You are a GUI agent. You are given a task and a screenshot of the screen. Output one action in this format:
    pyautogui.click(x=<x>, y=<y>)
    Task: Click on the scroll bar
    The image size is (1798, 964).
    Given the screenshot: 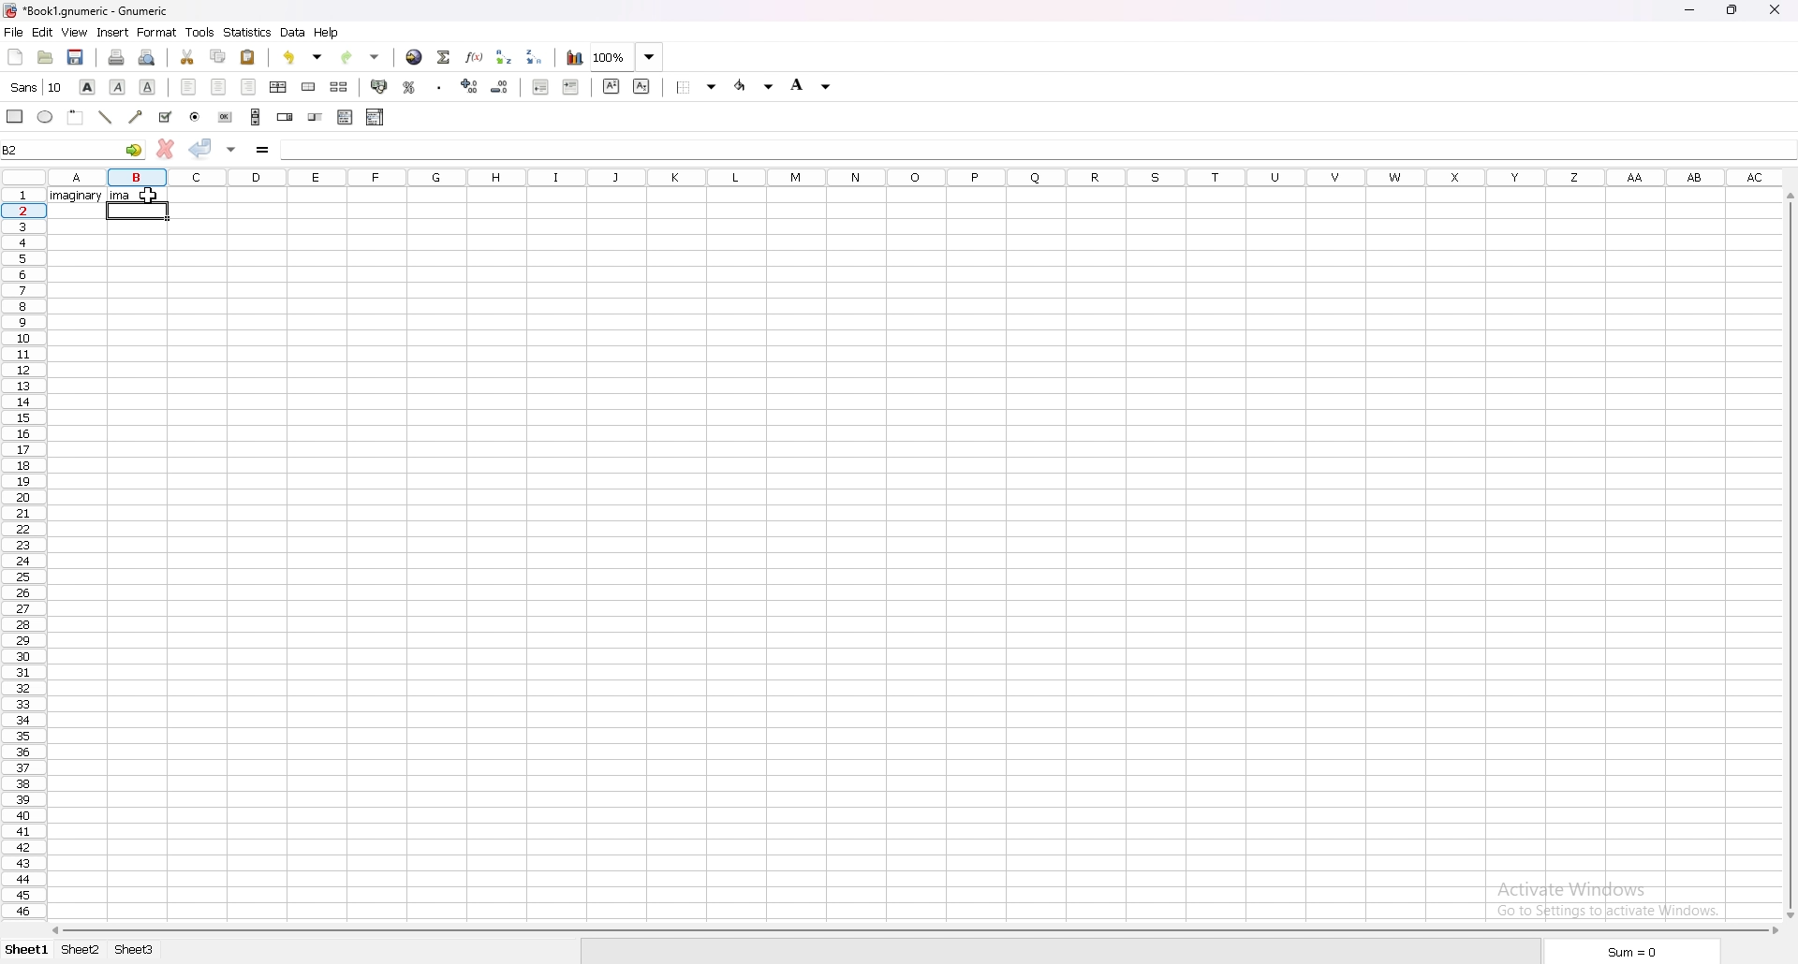 What is the action you would take?
    pyautogui.click(x=917, y=931)
    